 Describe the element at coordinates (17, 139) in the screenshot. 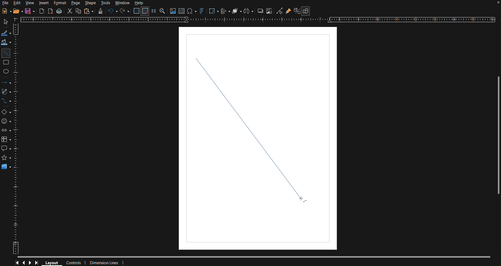

I see `Vertical Horizontal` at that location.